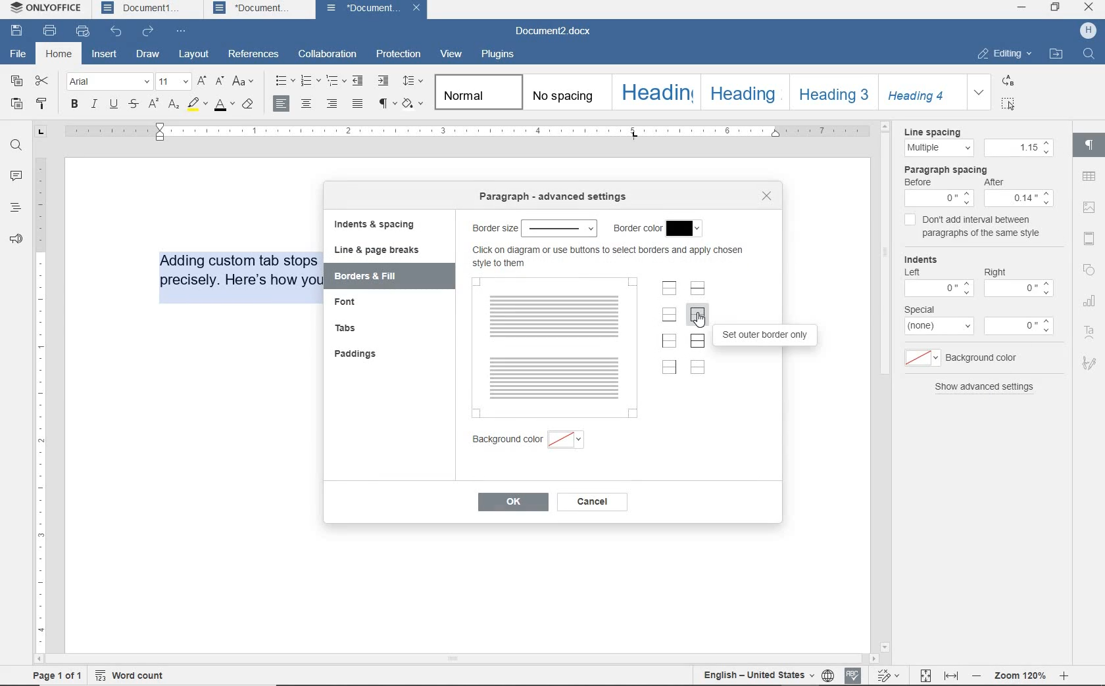  Describe the element at coordinates (19, 54) in the screenshot. I see `file` at that location.